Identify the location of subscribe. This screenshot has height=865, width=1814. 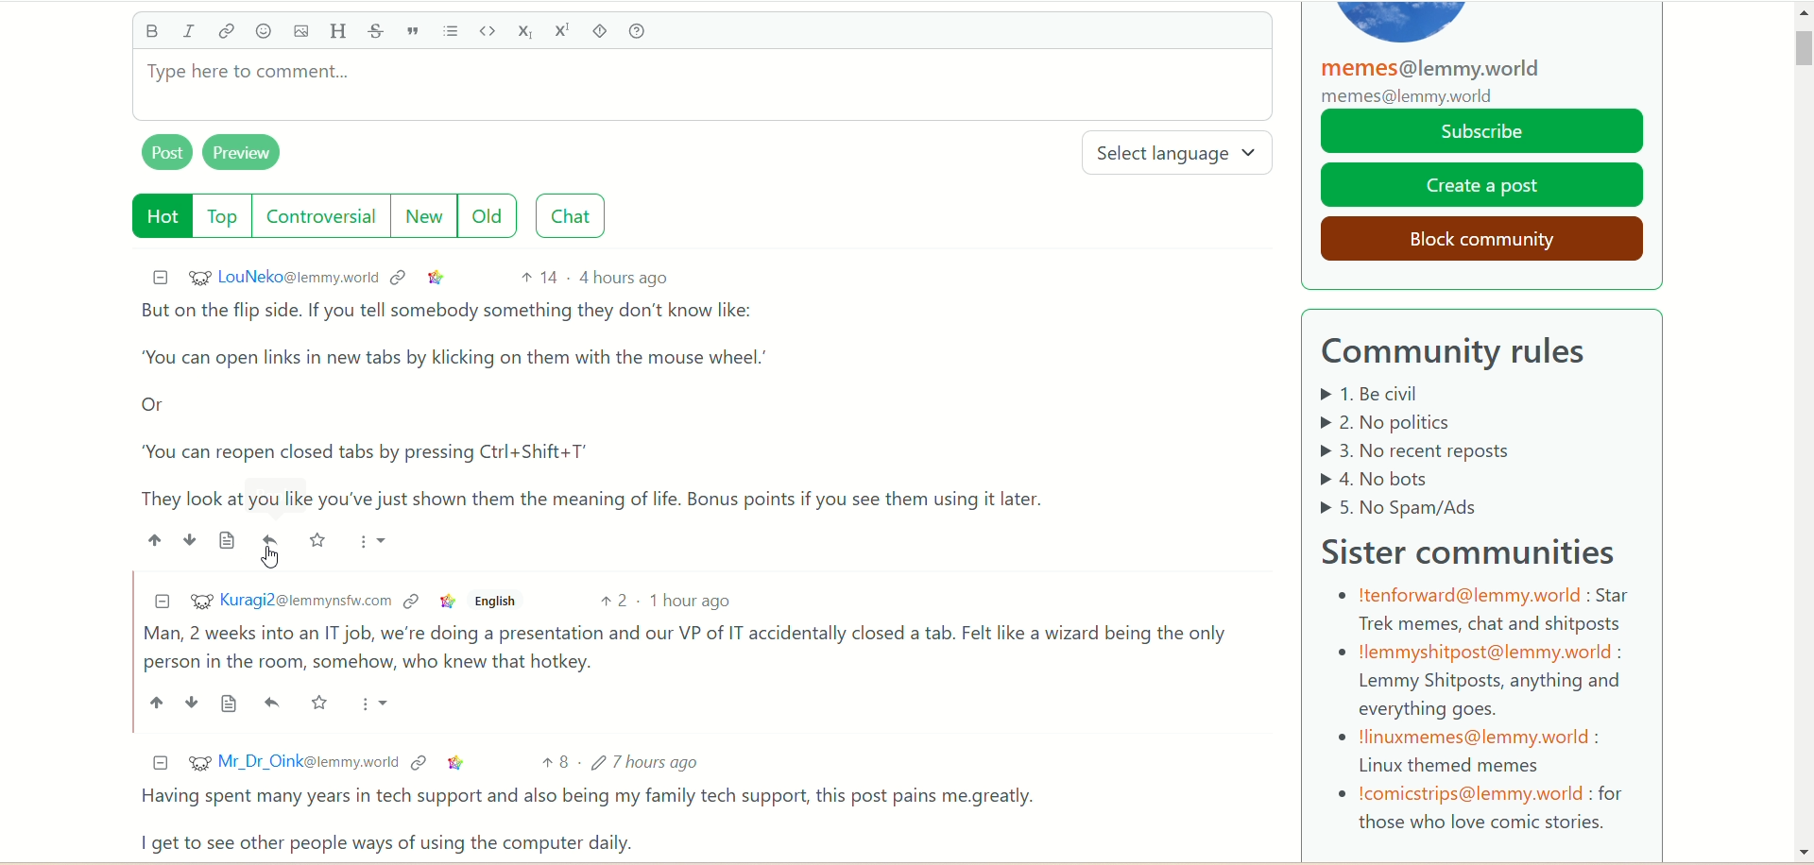
(1483, 132).